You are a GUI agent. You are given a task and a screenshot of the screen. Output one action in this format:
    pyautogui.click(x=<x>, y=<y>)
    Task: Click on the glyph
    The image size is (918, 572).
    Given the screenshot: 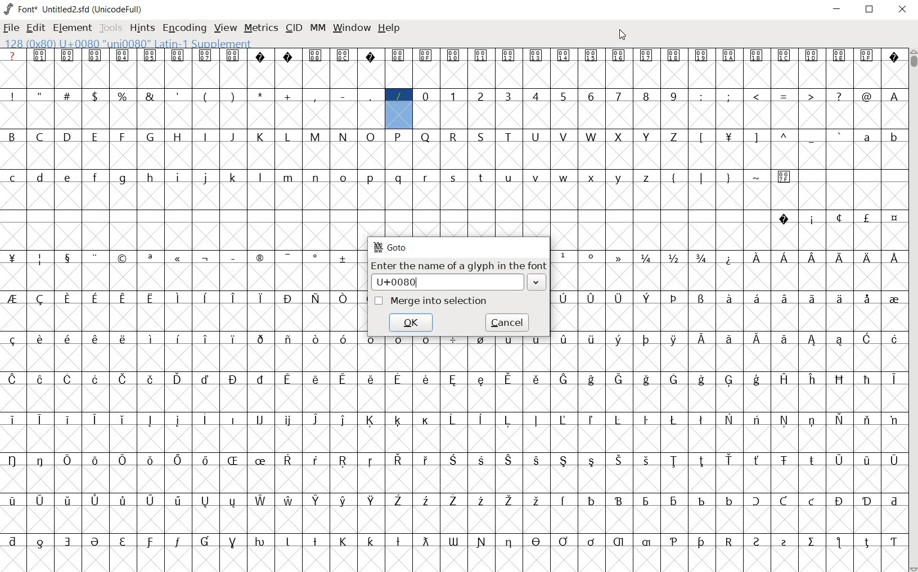 What is the action you would take?
    pyautogui.click(x=67, y=460)
    